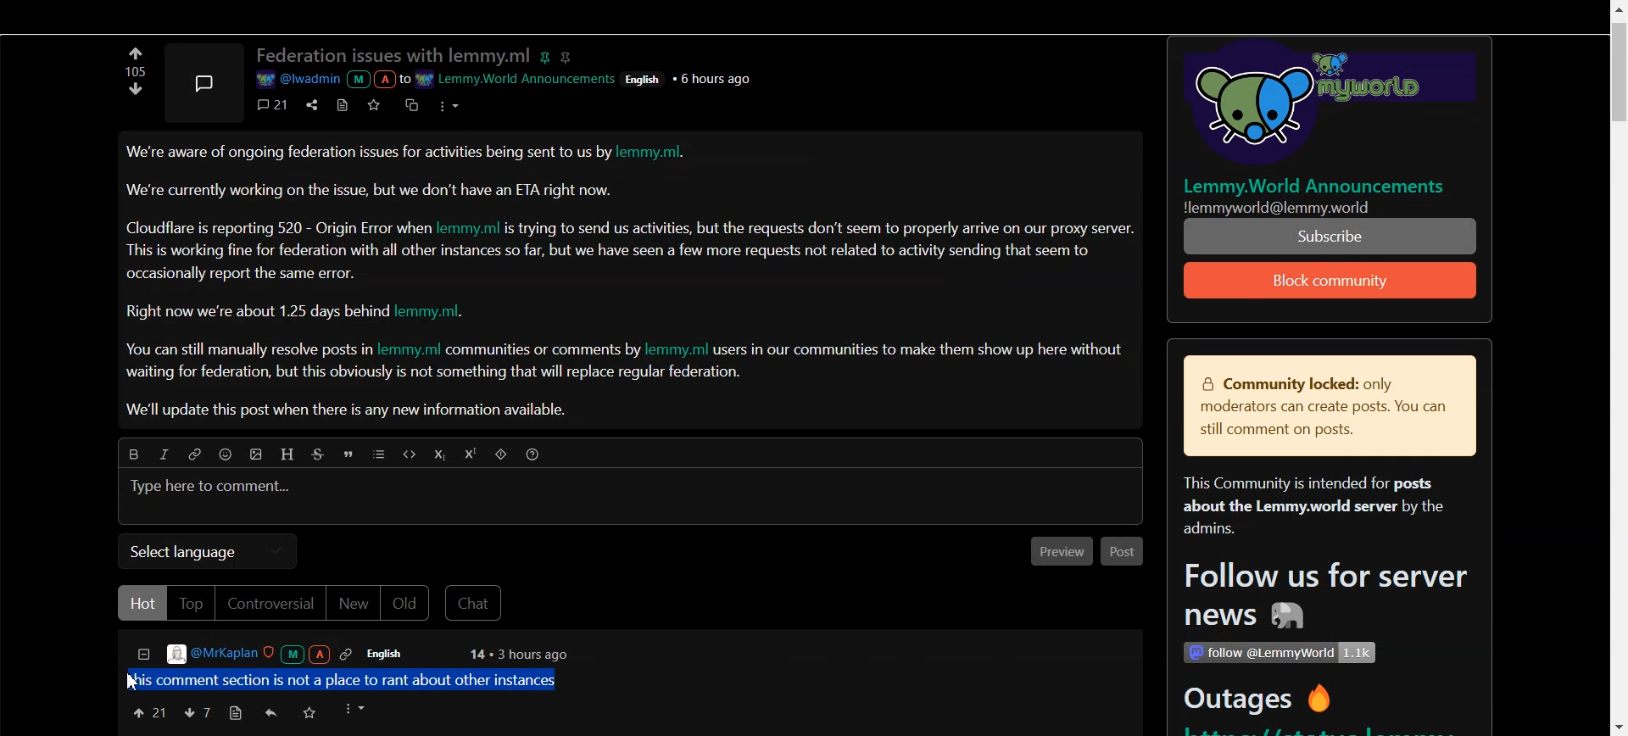  I want to click on comment, so click(274, 104).